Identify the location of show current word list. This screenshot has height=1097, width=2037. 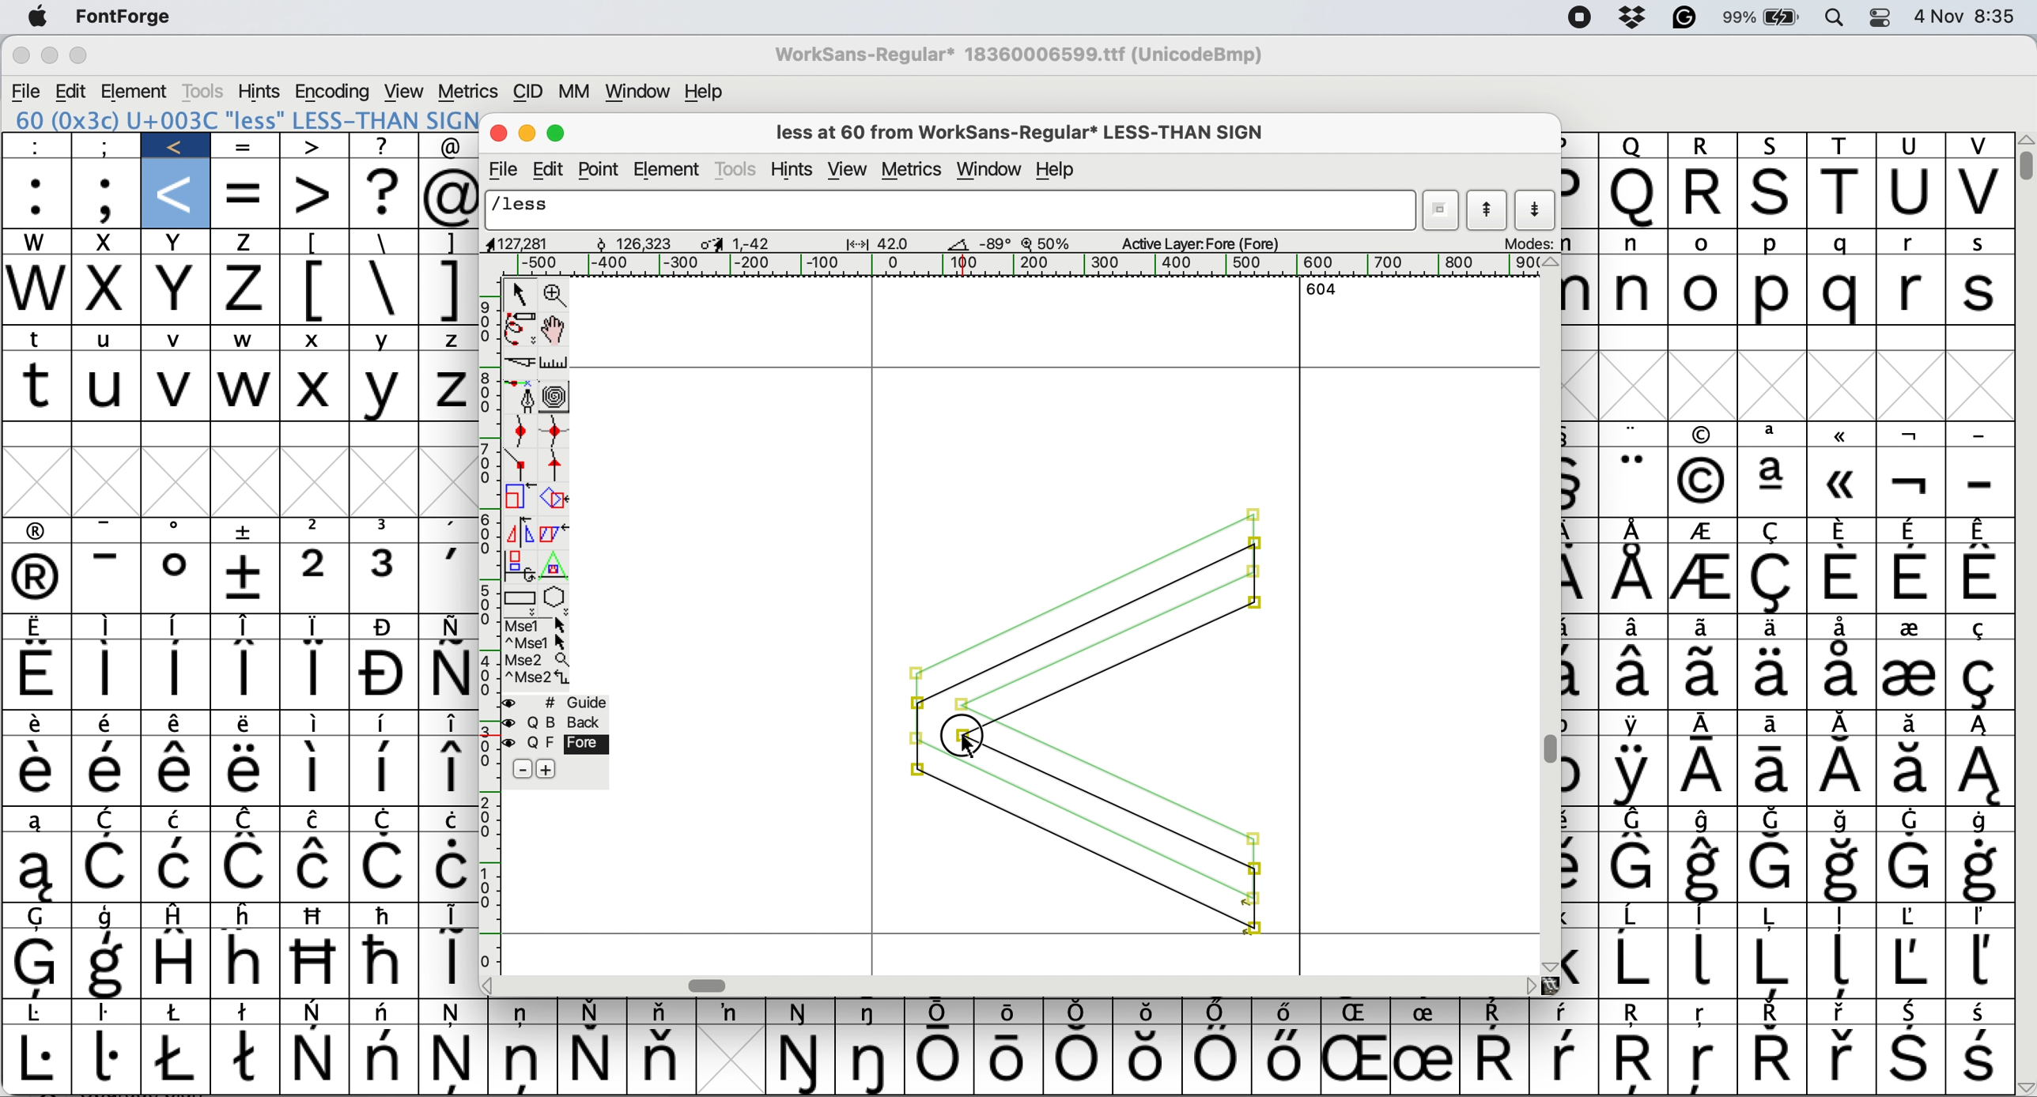
(1445, 209).